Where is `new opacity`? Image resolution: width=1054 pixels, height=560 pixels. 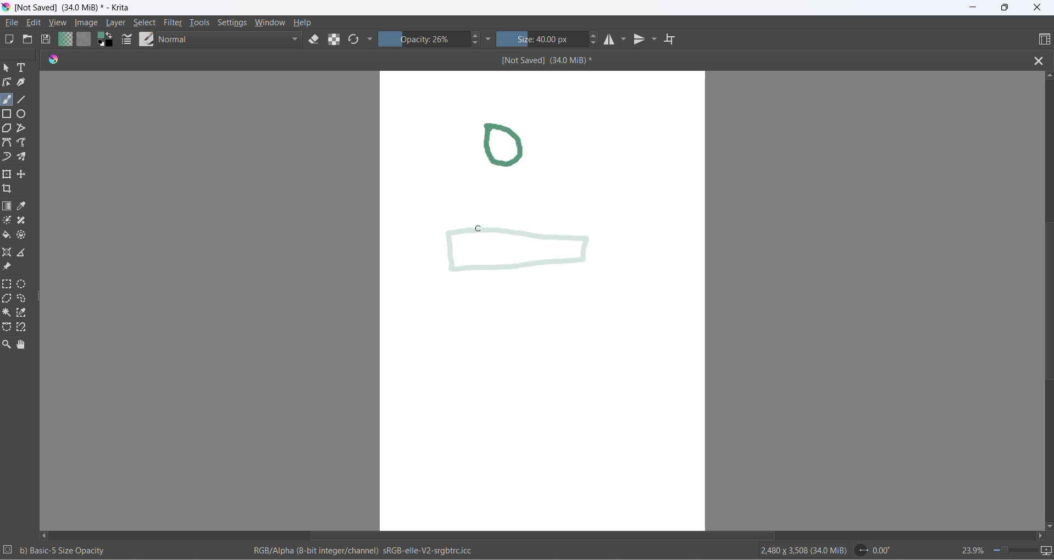
new opacity is located at coordinates (526, 257).